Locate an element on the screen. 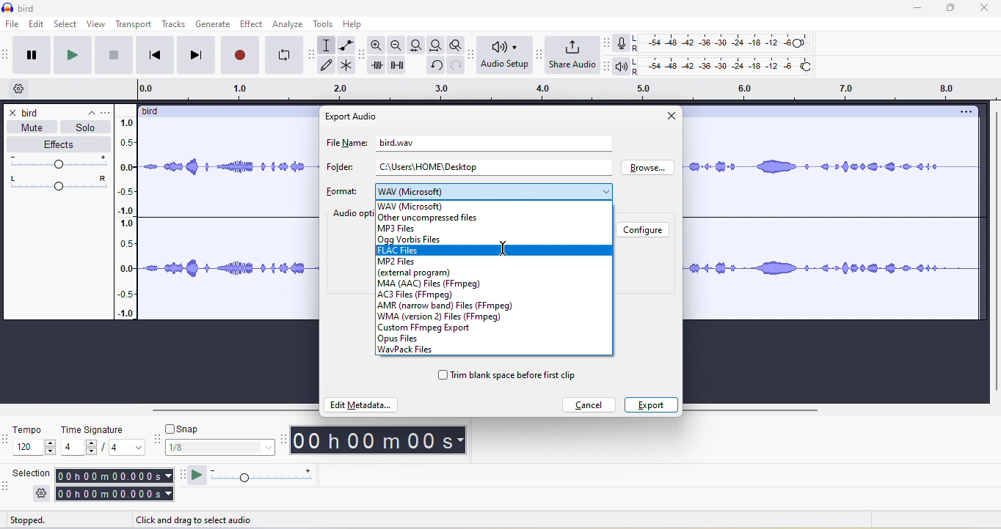 Image resolution: width=1001 pixels, height=529 pixels. close is located at coordinates (986, 9).